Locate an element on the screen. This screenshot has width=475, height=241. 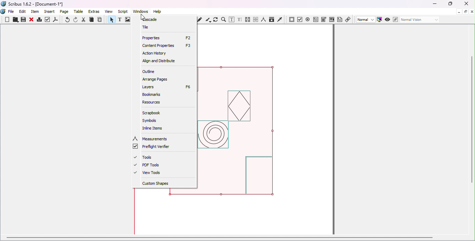
Select the visual appearance of the display is located at coordinates (419, 20).